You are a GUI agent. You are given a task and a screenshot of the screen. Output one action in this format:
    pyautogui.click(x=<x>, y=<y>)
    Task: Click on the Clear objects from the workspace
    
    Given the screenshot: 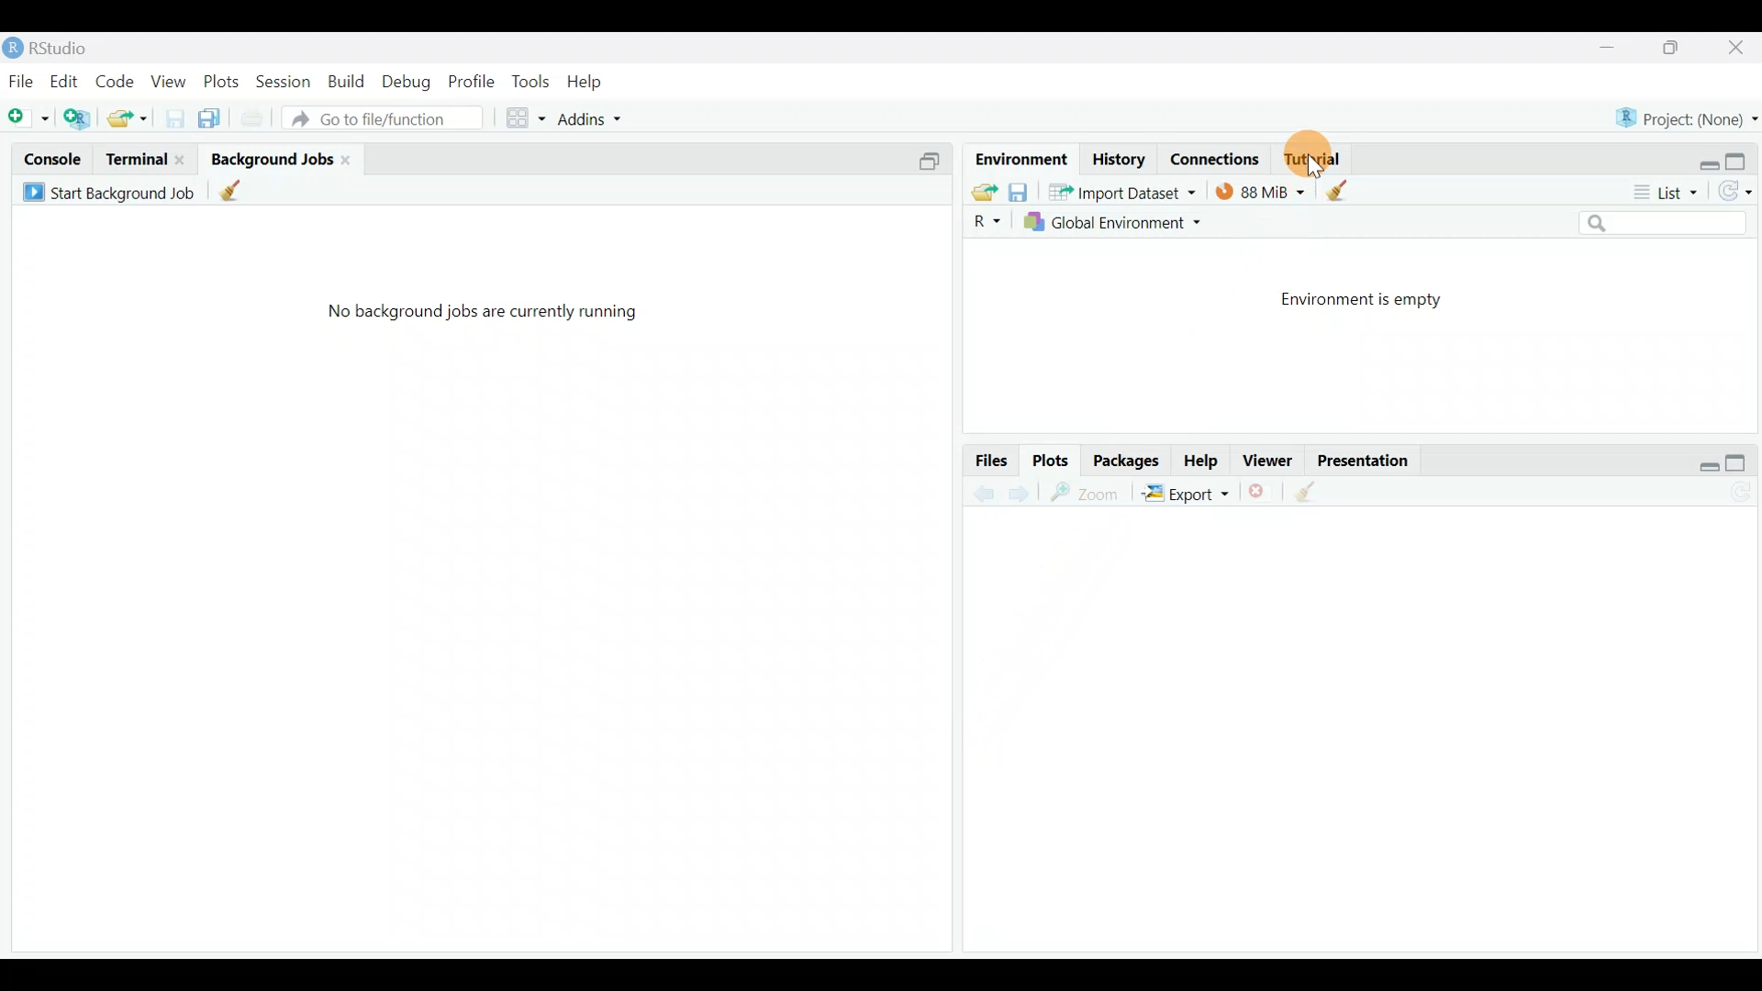 What is the action you would take?
    pyautogui.click(x=1344, y=191)
    